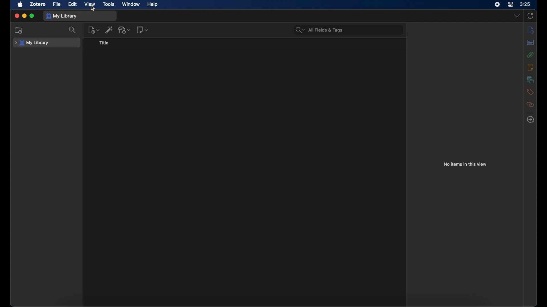 Image resolution: width=547 pixels, height=307 pixels. What do you see at coordinates (530, 92) in the screenshot?
I see `tags` at bounding box center [530, 92].